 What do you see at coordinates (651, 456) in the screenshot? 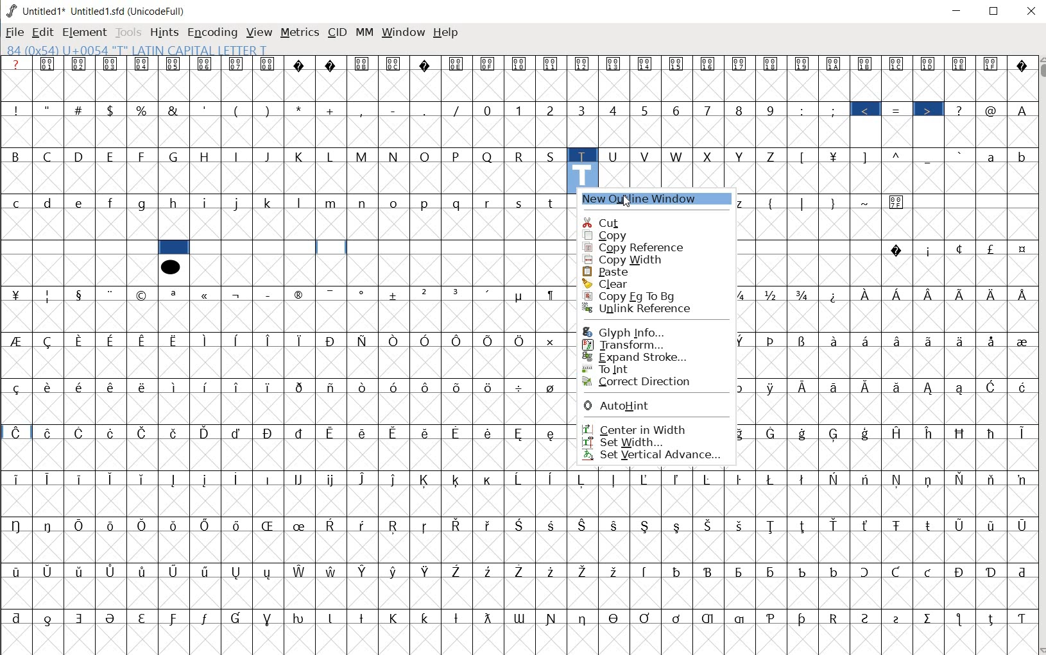
I see `set vertical advance` at bounding box center [651, 456].